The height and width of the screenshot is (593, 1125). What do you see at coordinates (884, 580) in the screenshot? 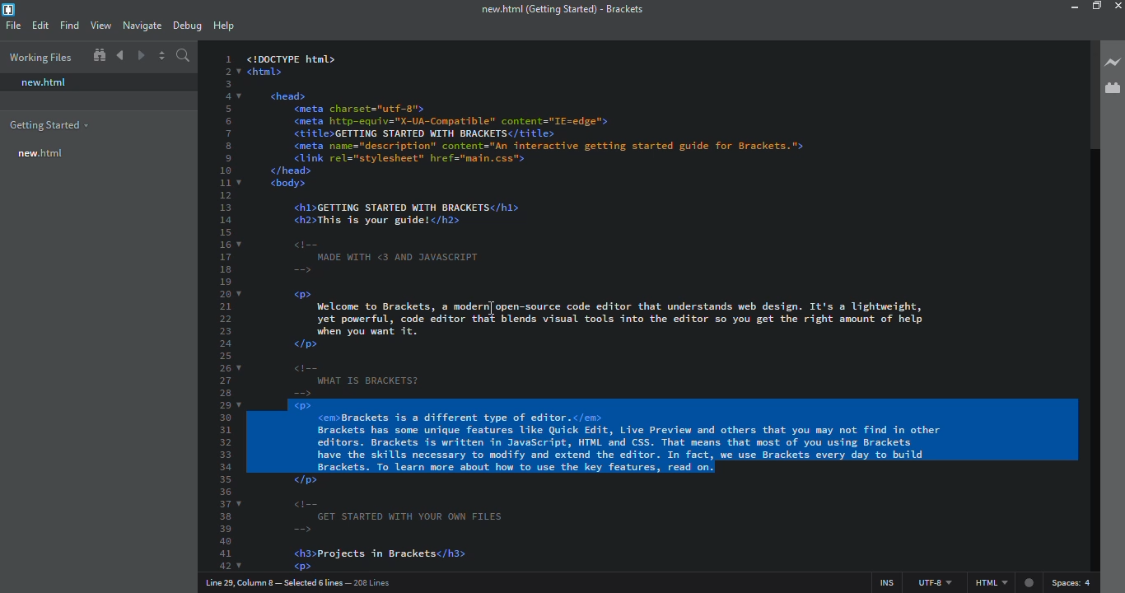
I see `ins` at bounding box center [884, 580].